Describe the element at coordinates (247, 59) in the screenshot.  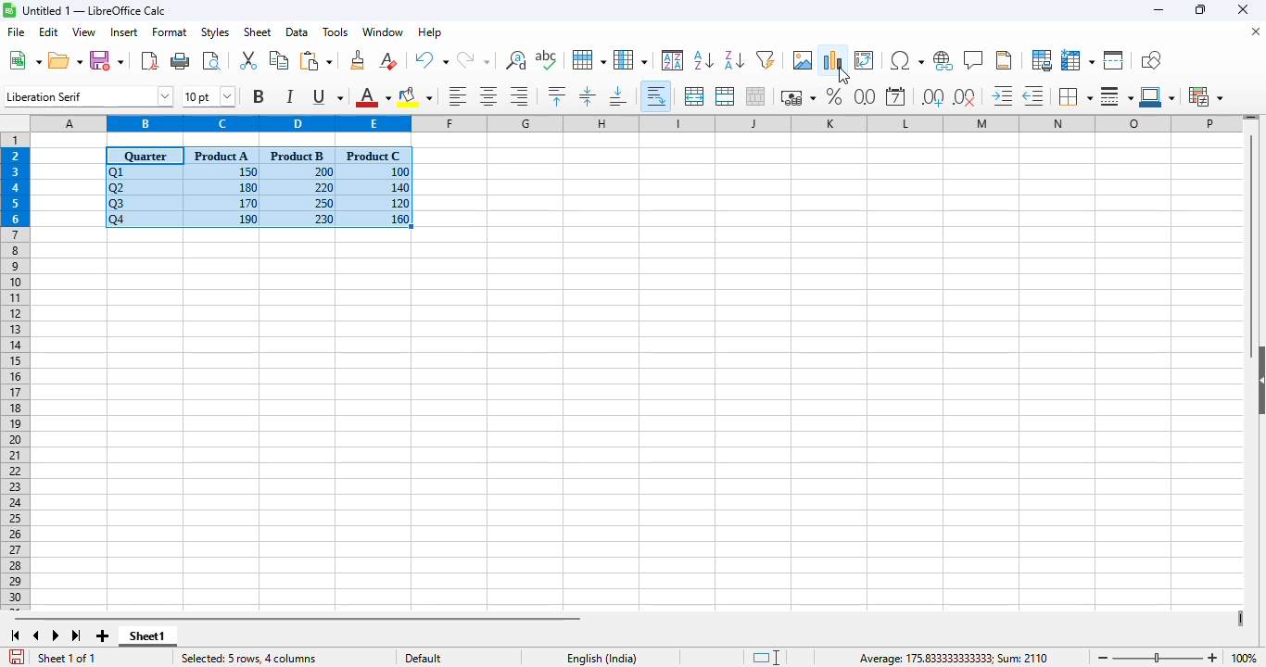
I see `cut` at that location.